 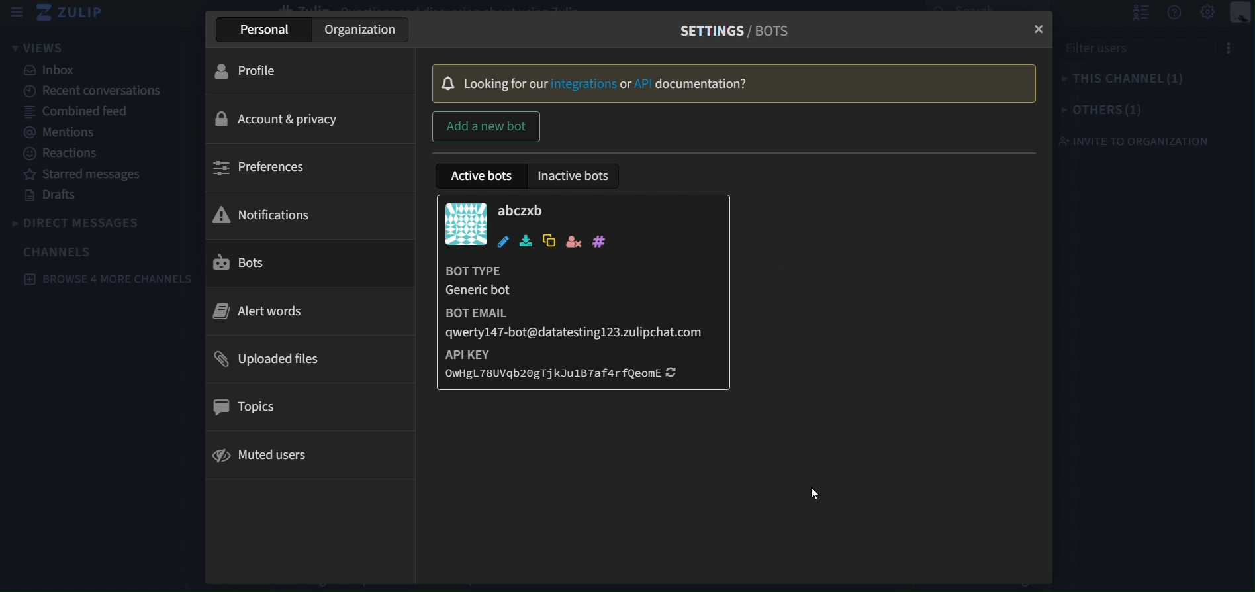 What do you see at coordinates (581, 272) in the screenshot?
I see `Bot Type` at bounding box center [581, 272].